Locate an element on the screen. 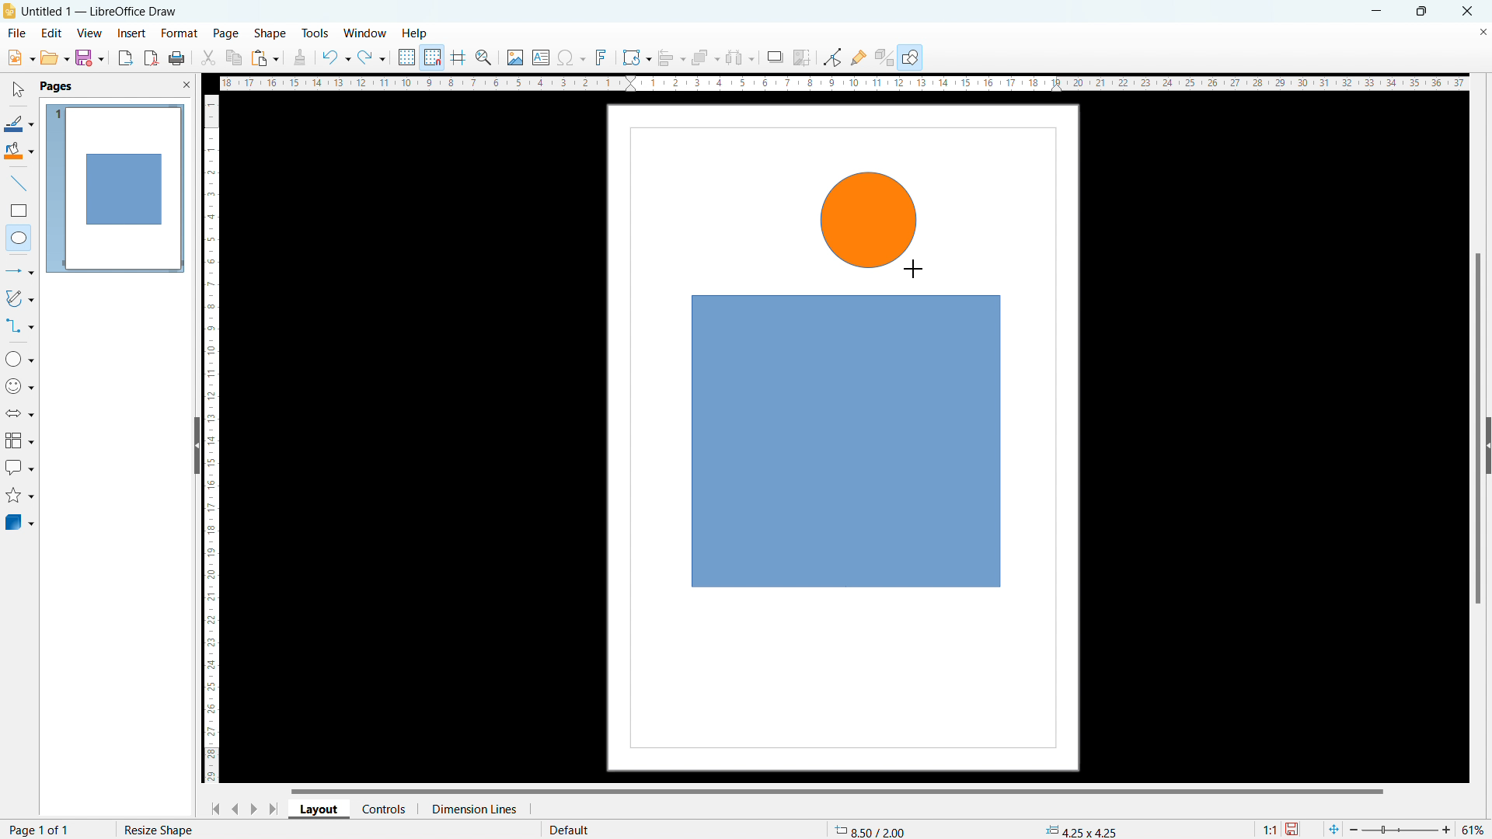 This screenshot has height=839, width=1492. edit is located at coordinates (52, 32).